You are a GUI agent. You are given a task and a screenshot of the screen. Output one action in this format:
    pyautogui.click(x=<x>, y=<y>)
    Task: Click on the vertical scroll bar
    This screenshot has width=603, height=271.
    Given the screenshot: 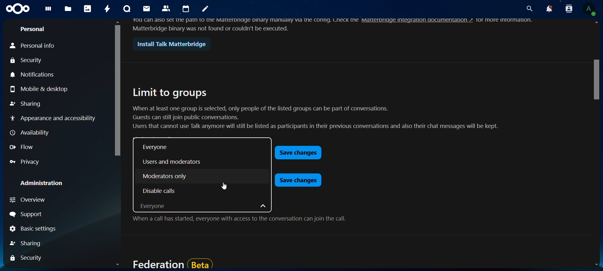 What is the action you would take?
    pyautogui.click(x=117, y=90)
    